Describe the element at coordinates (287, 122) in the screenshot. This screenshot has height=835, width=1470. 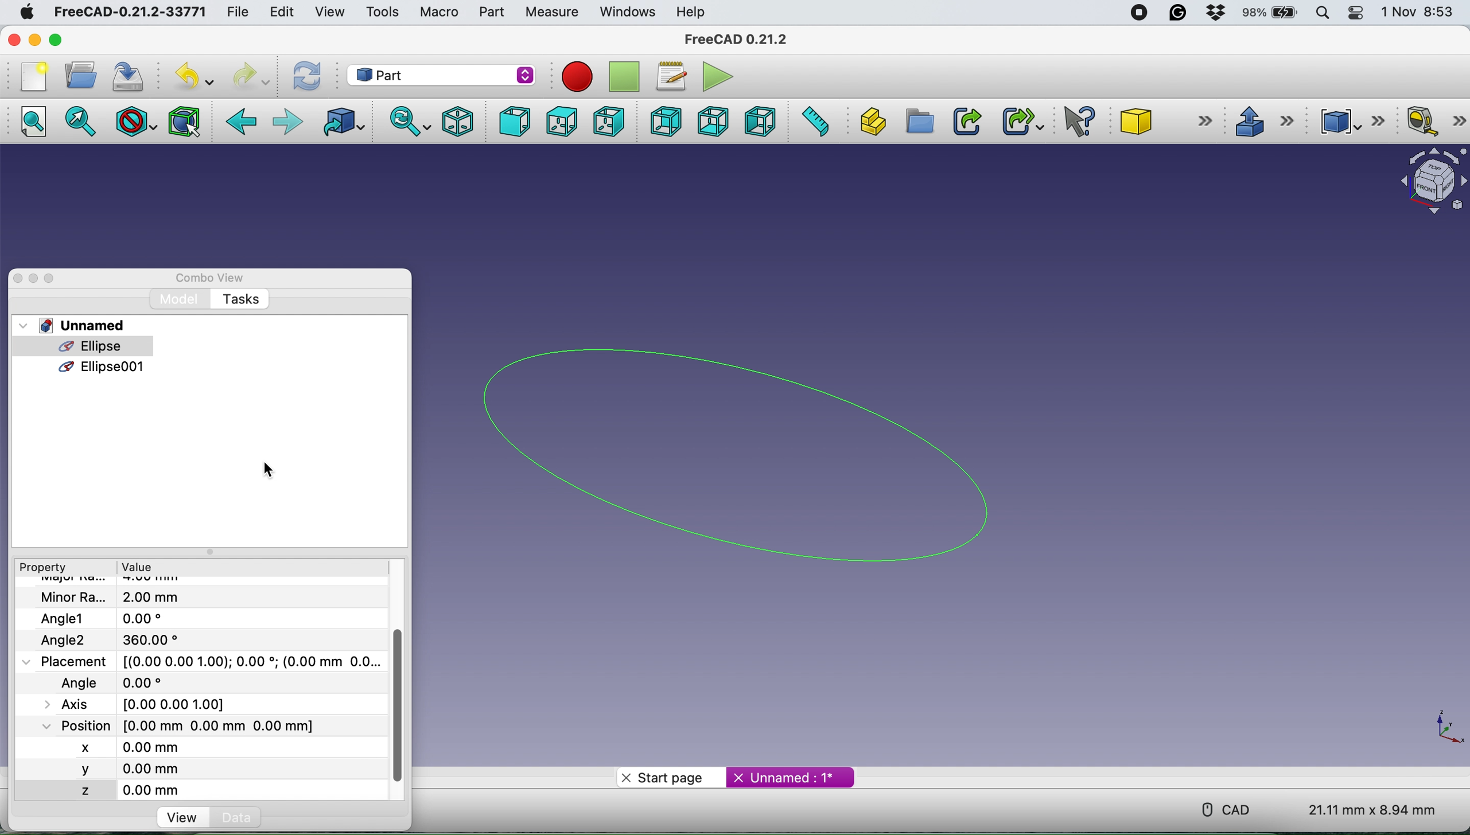
I see `foward` at that location.